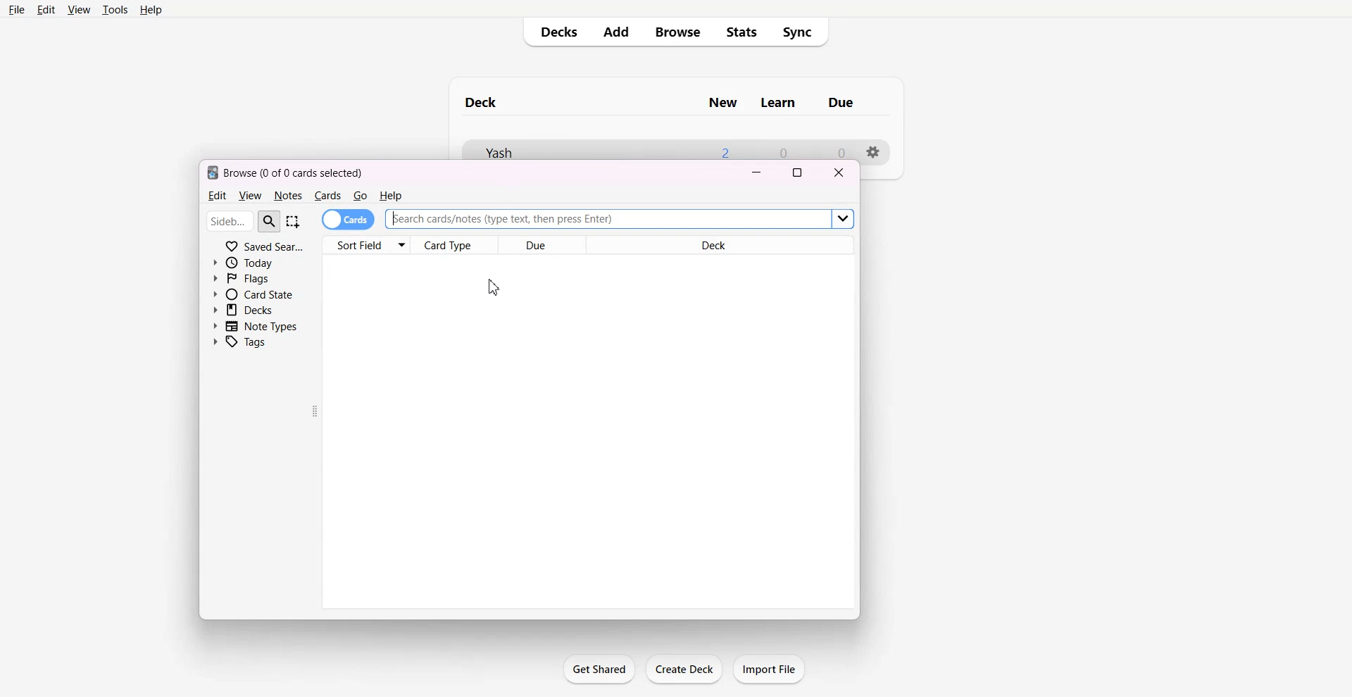 Image resolution: width=1352 pixels, height=697 pixels. What do you see at coordinates (216, 196) in the screenshot?
I see `Edit` at bounding box center [216, 196].